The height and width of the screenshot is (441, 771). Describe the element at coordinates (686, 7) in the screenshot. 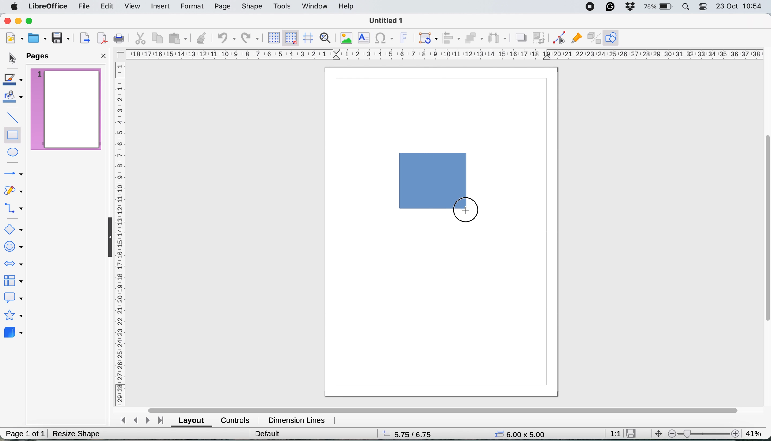

I see `spotlight search` at that location.